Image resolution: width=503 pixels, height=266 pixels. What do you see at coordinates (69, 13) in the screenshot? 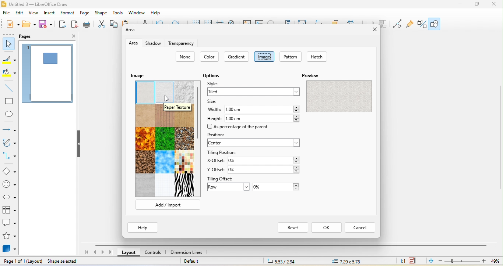
I see `format` at bounding box center [69, 13].